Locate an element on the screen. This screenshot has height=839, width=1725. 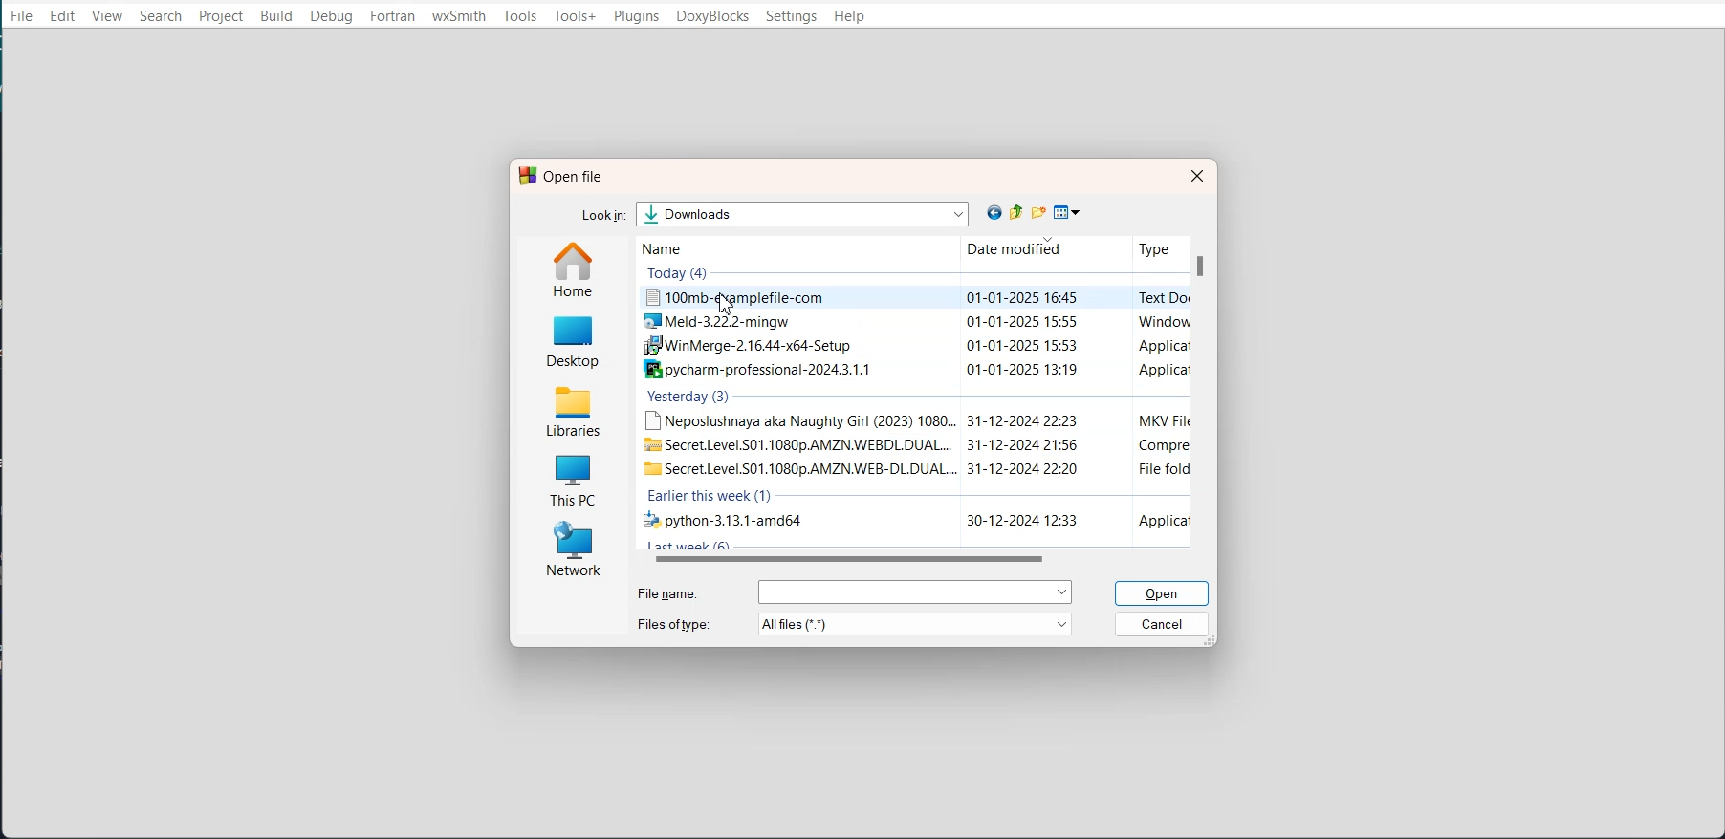
Home is located at coordinates (576, 269).